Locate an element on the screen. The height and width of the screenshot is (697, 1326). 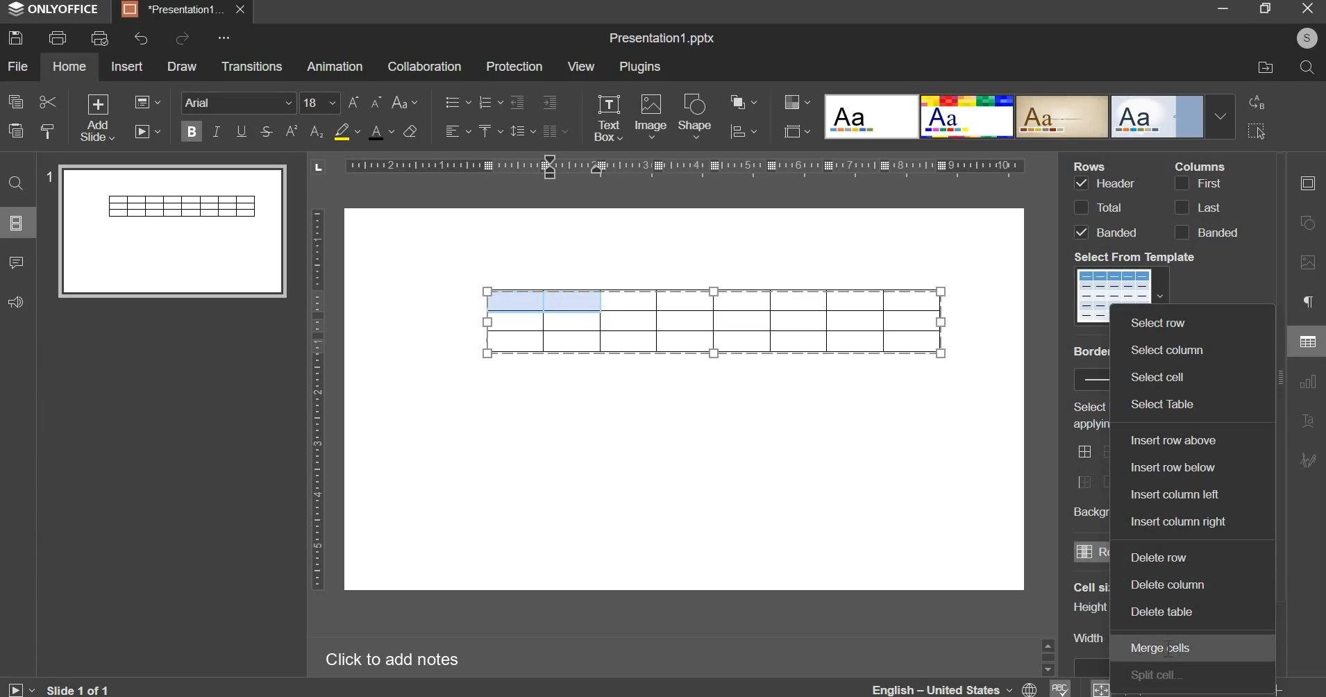
home is located at coordinates (69, 66).